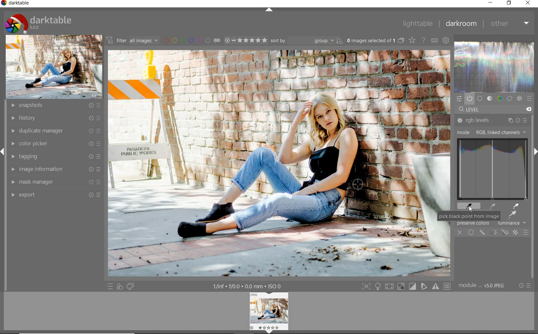 The width and height of the screenshot is (538, 334). Describe the element at coordinates (39, 23) in the screenshot. I see `system logo & name` at that location.